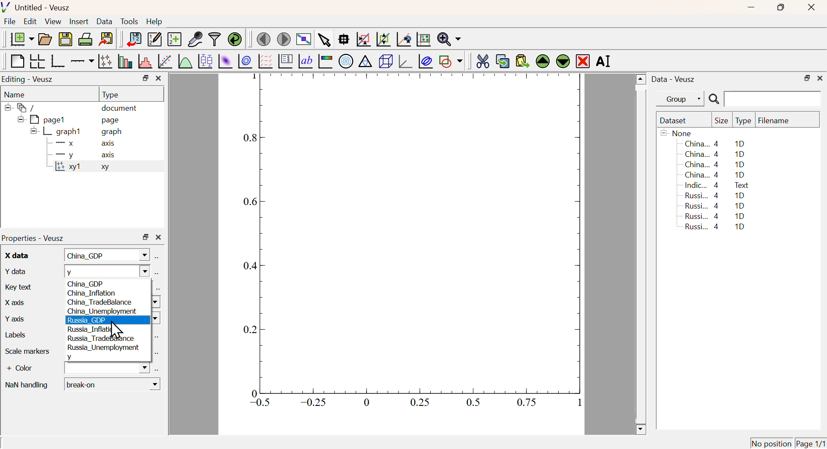  Describe the element at coordinates (780, 7) in the screenshot. I see `Restore Down` at that location.